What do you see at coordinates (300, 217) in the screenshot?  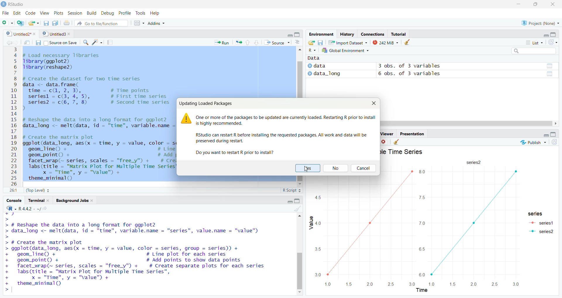 I see `Scroll up` at bounding box center [300, 217].